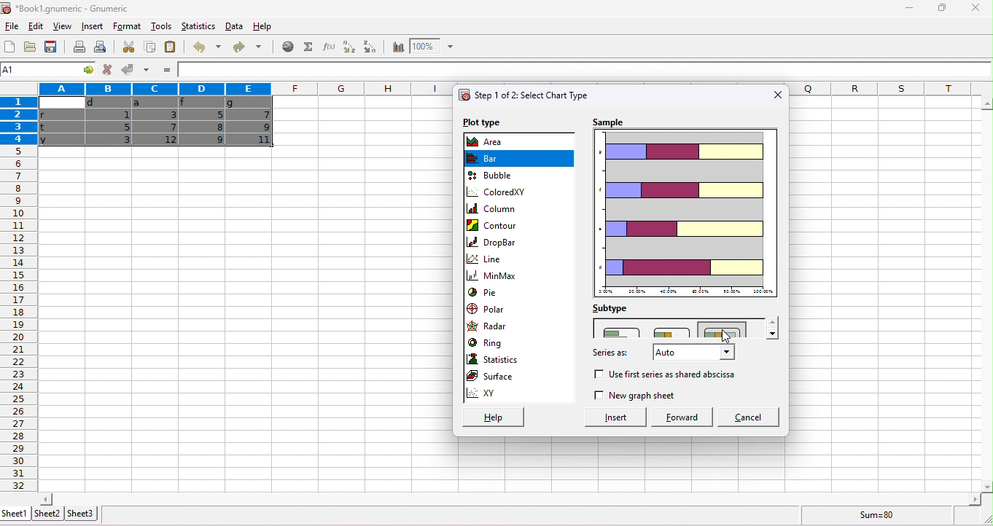 This screenshot has width=993, height=526. Describe the element at coordinates (612, 309) in the screenshot. I see `subtype` at that location.